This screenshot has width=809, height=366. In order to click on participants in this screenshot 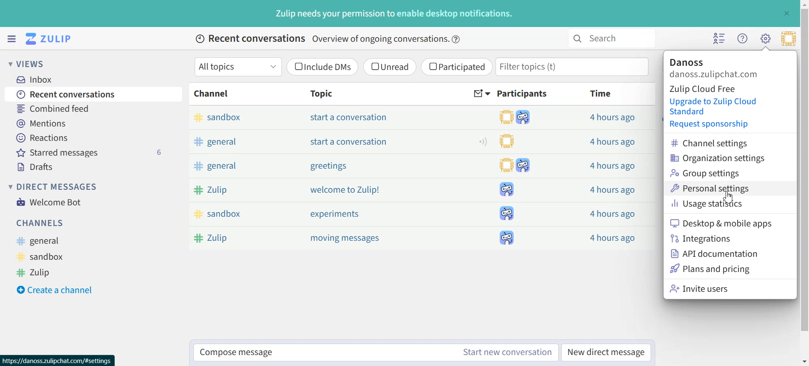, I will do `click(517, 178)`.